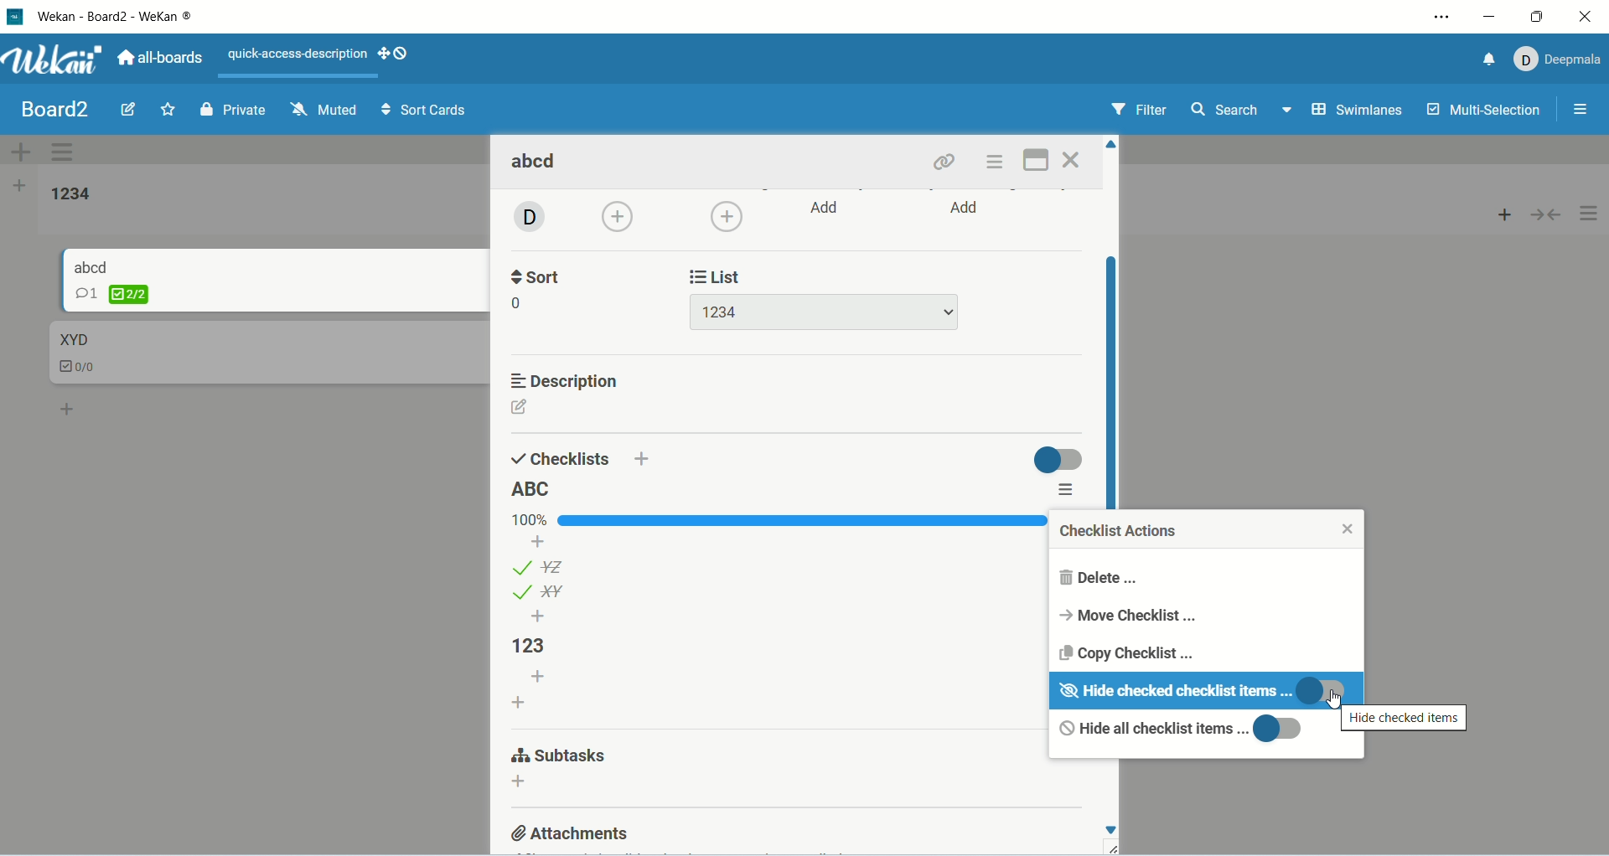 Image resolution: width=1609 pixels, height=856 pixels. What do you see at coordinates (51, 109) in the screenshot?
I see `board title` at bounding box center [51, 109].